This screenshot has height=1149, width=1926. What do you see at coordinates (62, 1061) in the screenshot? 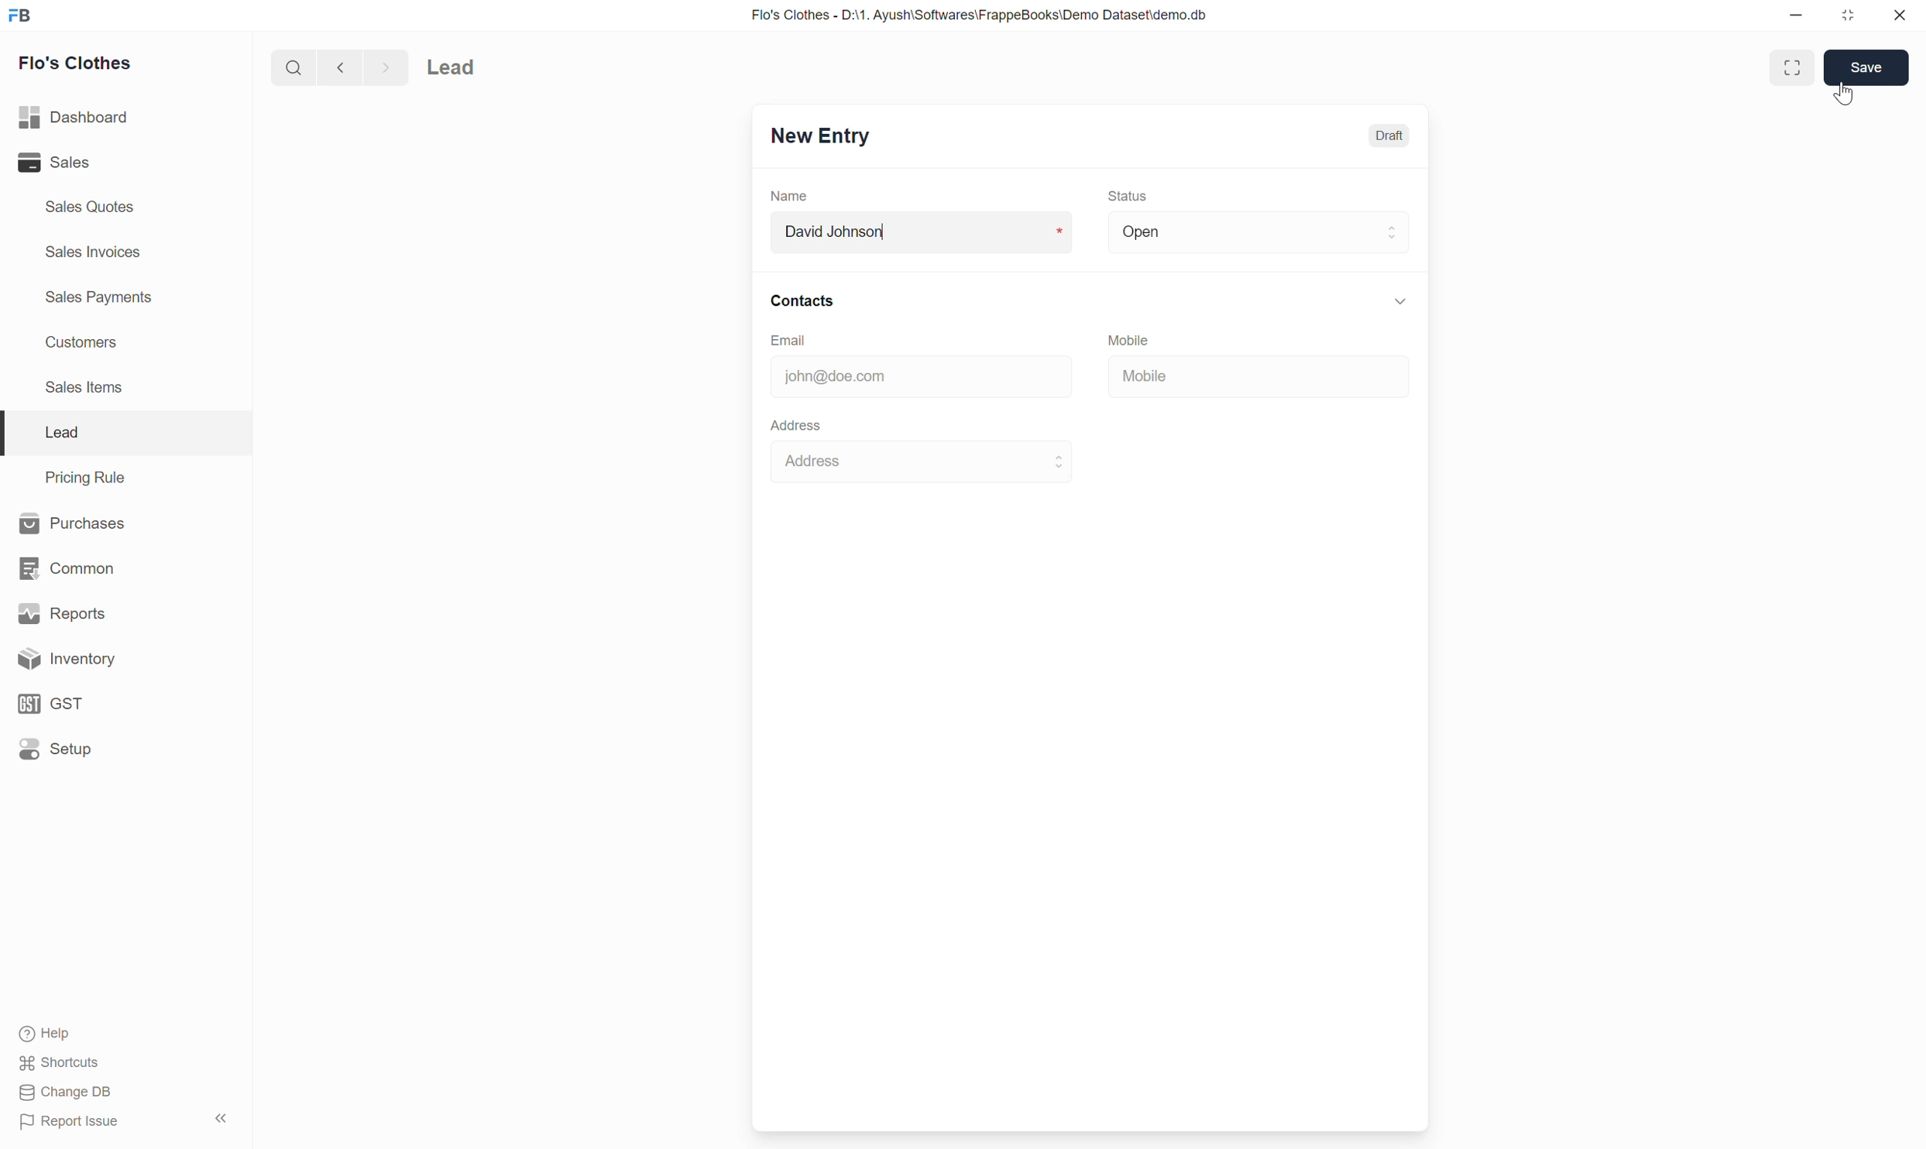
I see `$f Shortcuts` at bounding box center [62, 1061].